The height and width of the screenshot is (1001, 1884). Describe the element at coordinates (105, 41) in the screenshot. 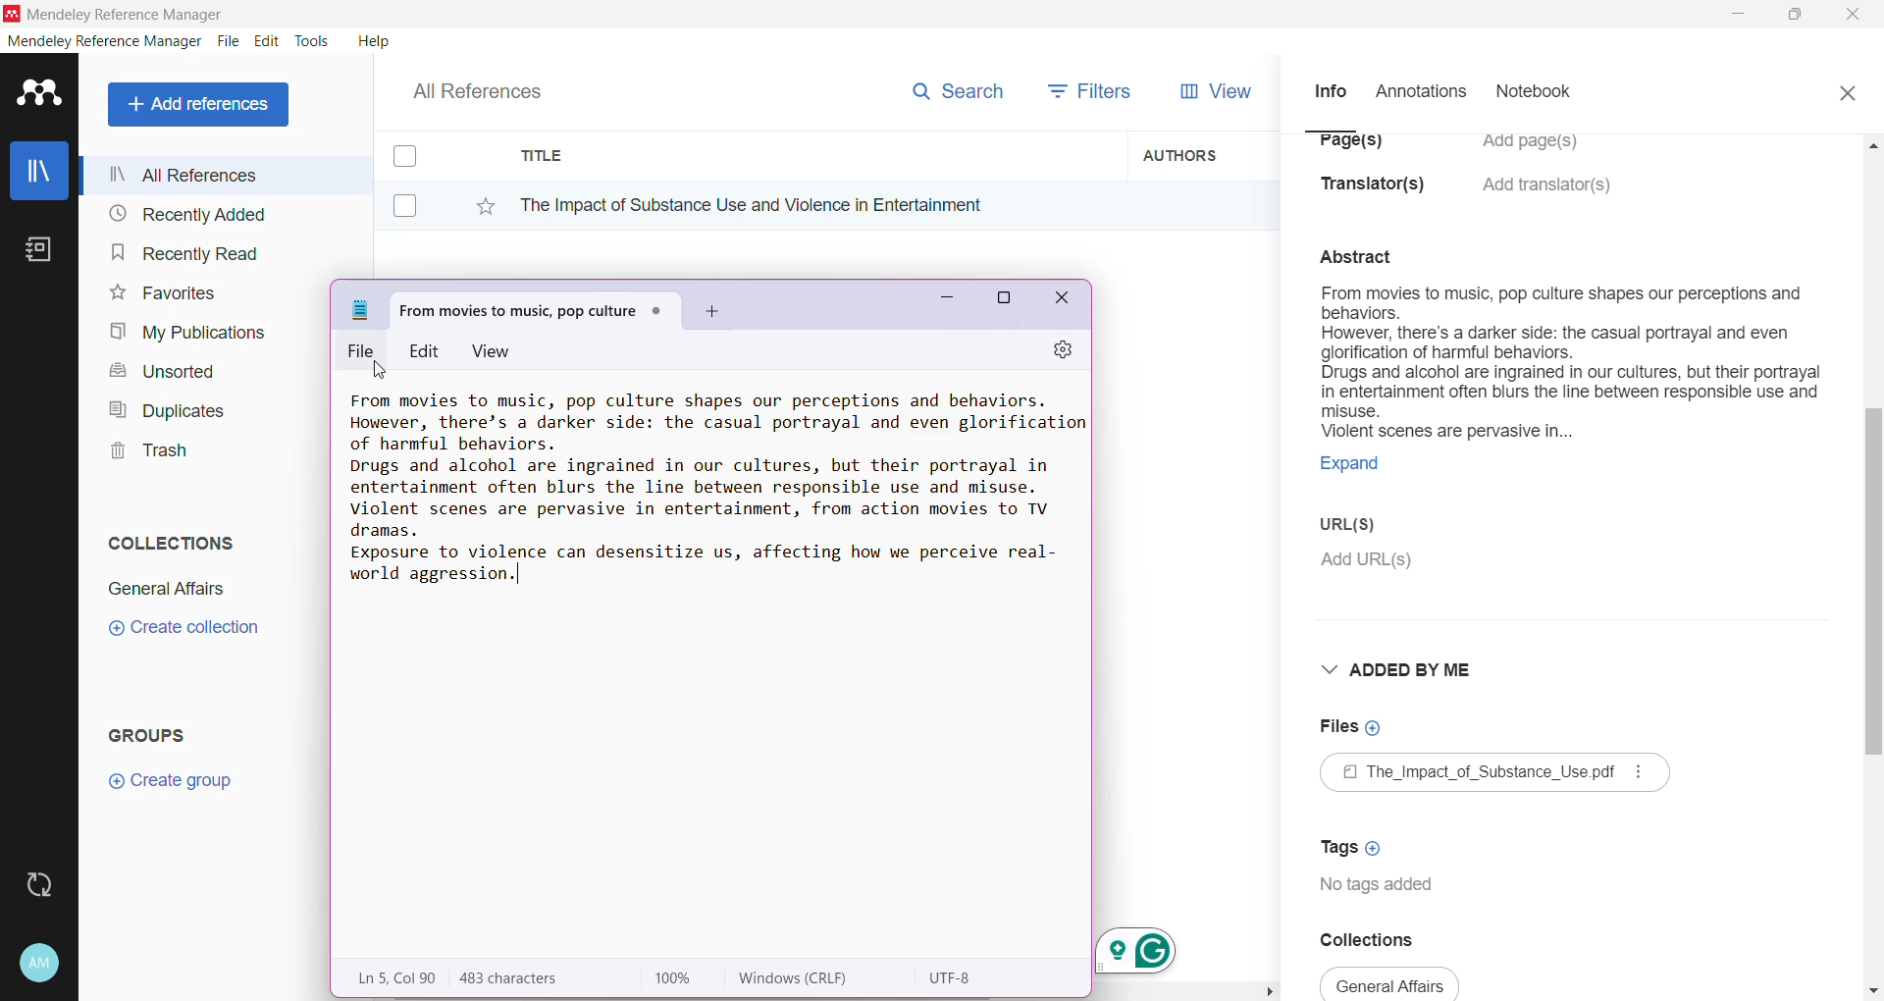

I see `Mendeley Reference Manager` at that location.